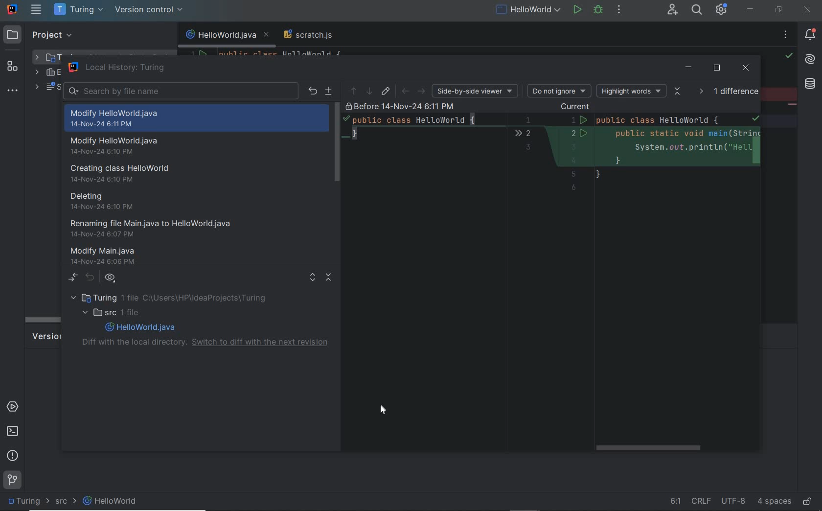 The width and height of the screenshot is (822, 511). I want to click on search, so click(180, 91).